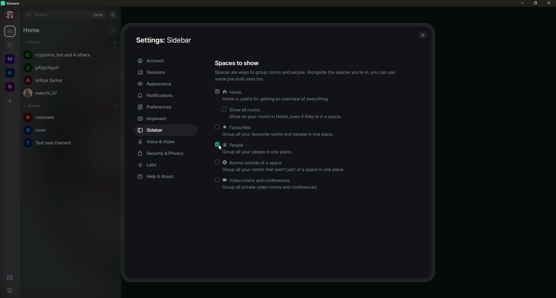 The image size is (556, 298). What do you see at coordinates (163, 40) in the screenshot?
I see `sidebar` at bounding box center [163, 40].